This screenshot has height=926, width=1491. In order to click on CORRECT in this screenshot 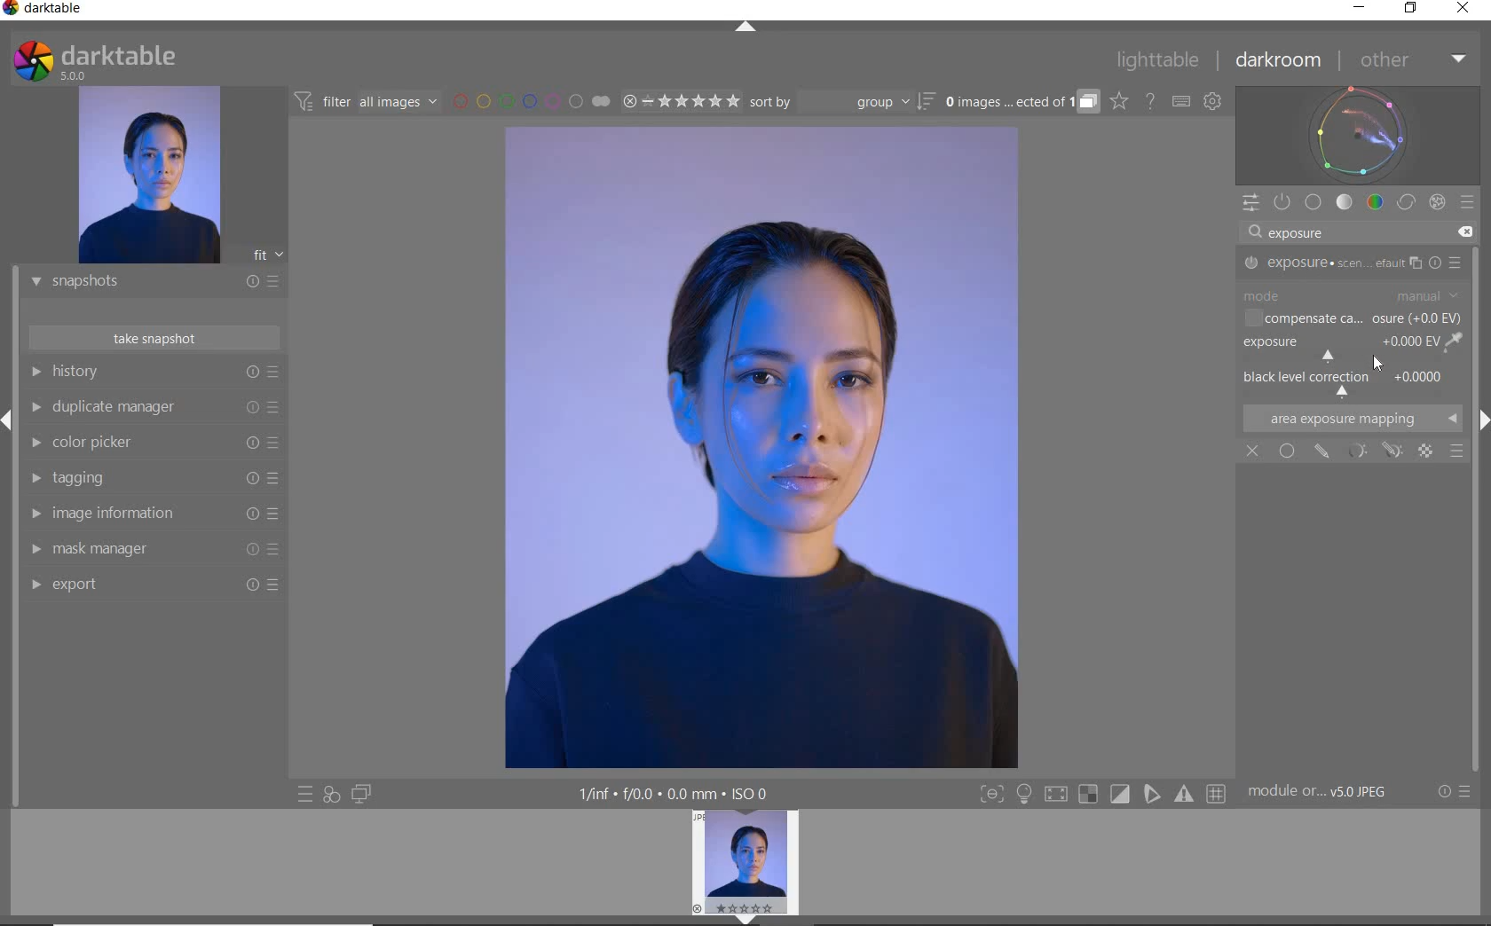, I will do `click(1408, 204)`.